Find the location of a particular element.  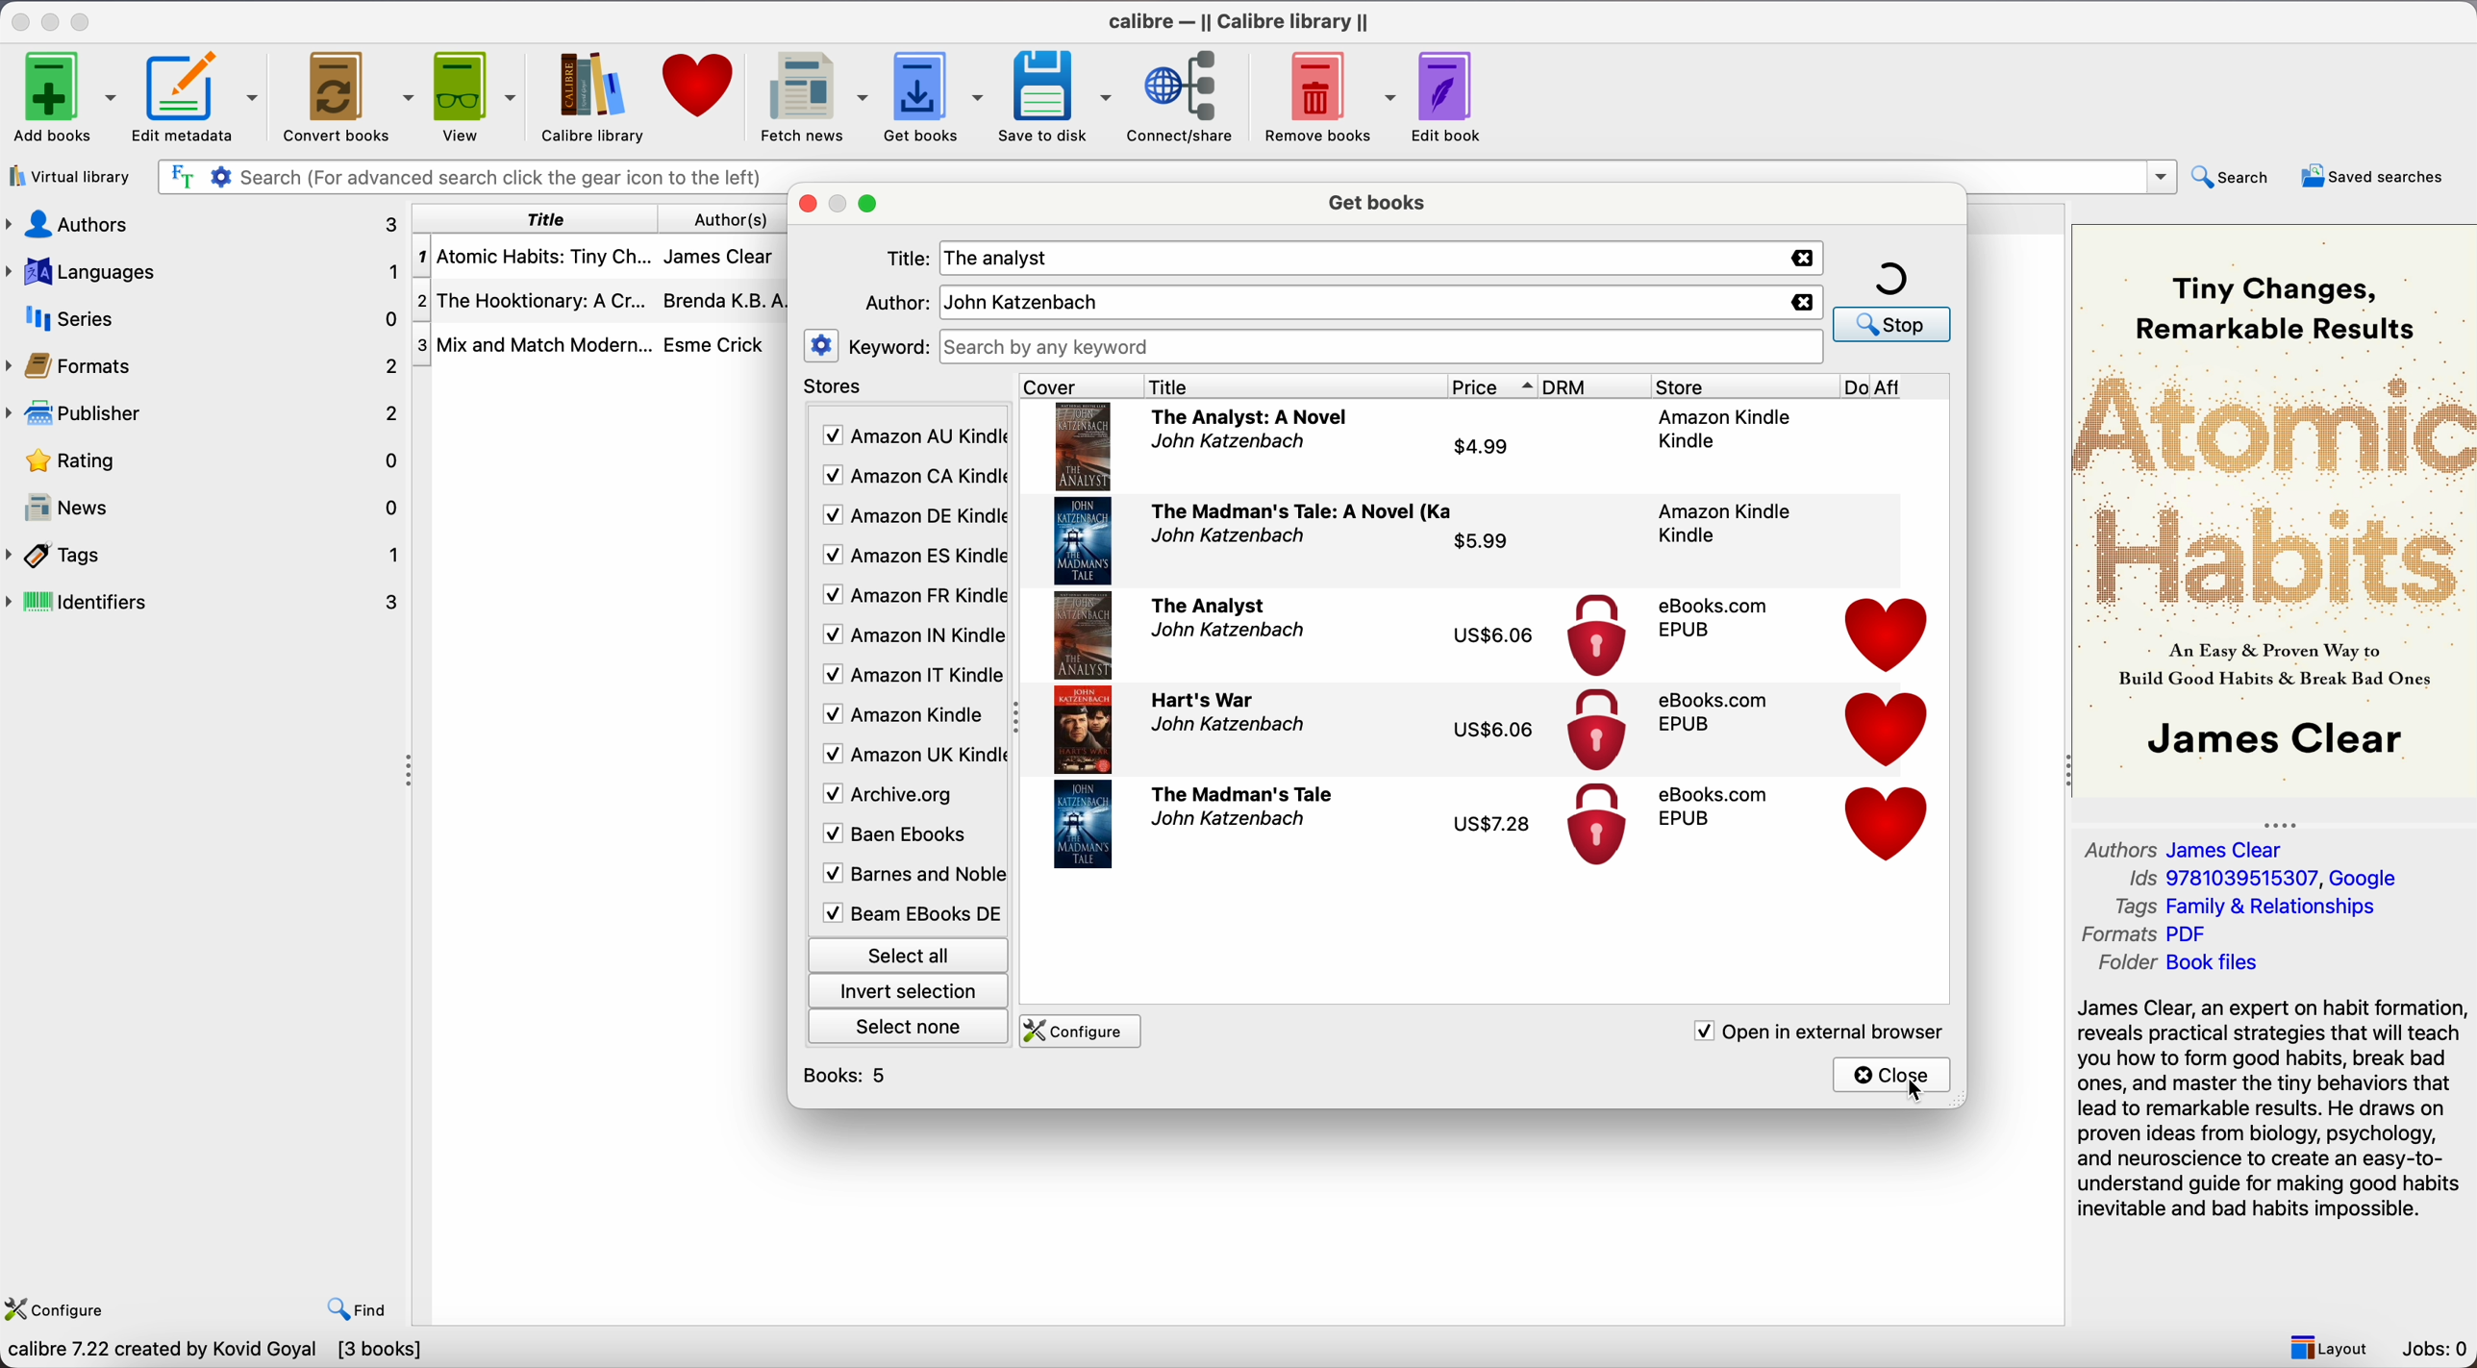

Hart's War is located at coordinates (1204, 700).